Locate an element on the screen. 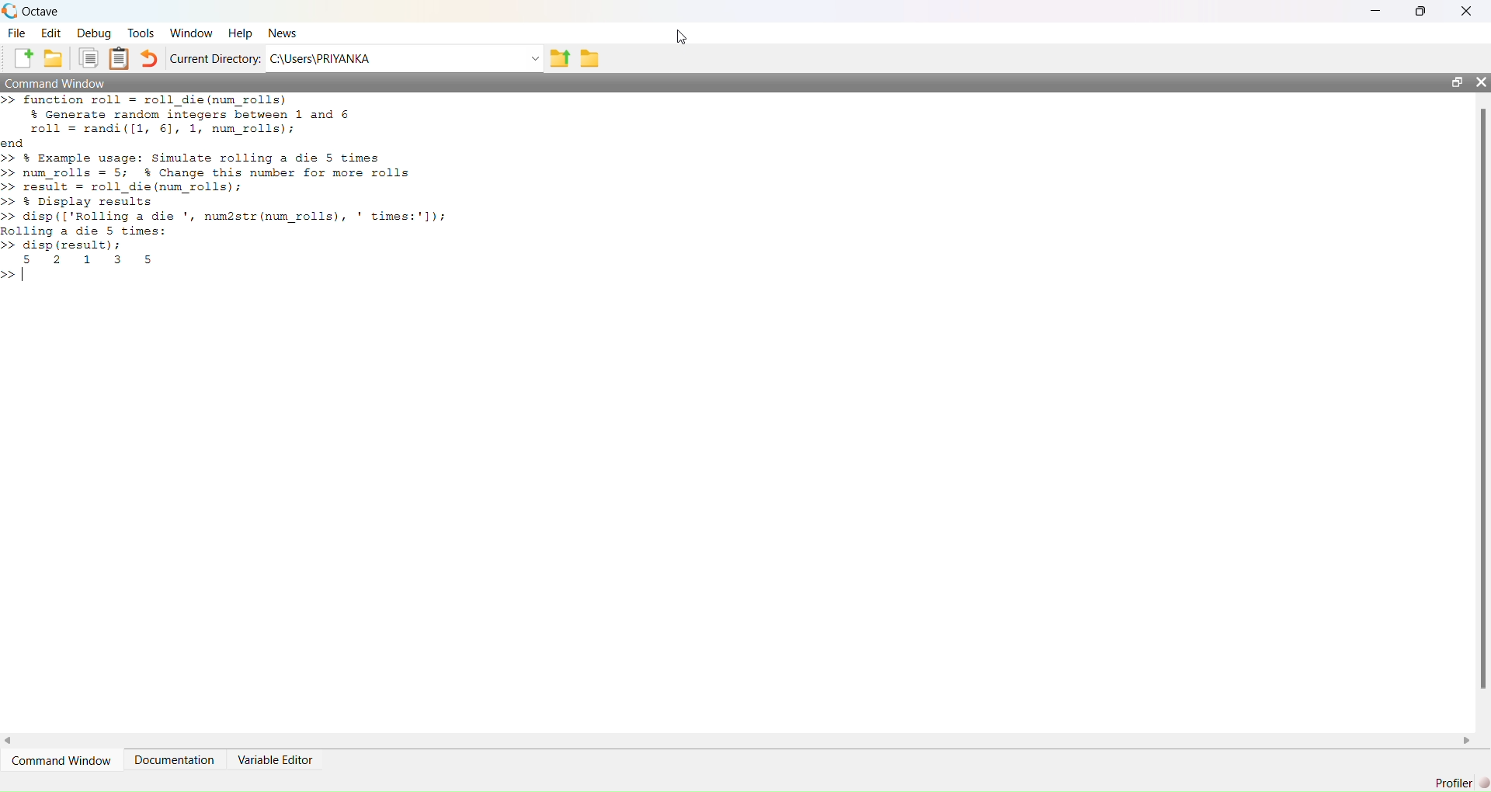 The width and height of the screenshot is (1491, 792). octave is located at coordinates (44, 13).